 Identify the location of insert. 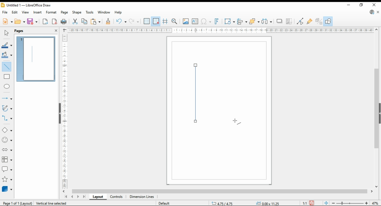
(38, 12).